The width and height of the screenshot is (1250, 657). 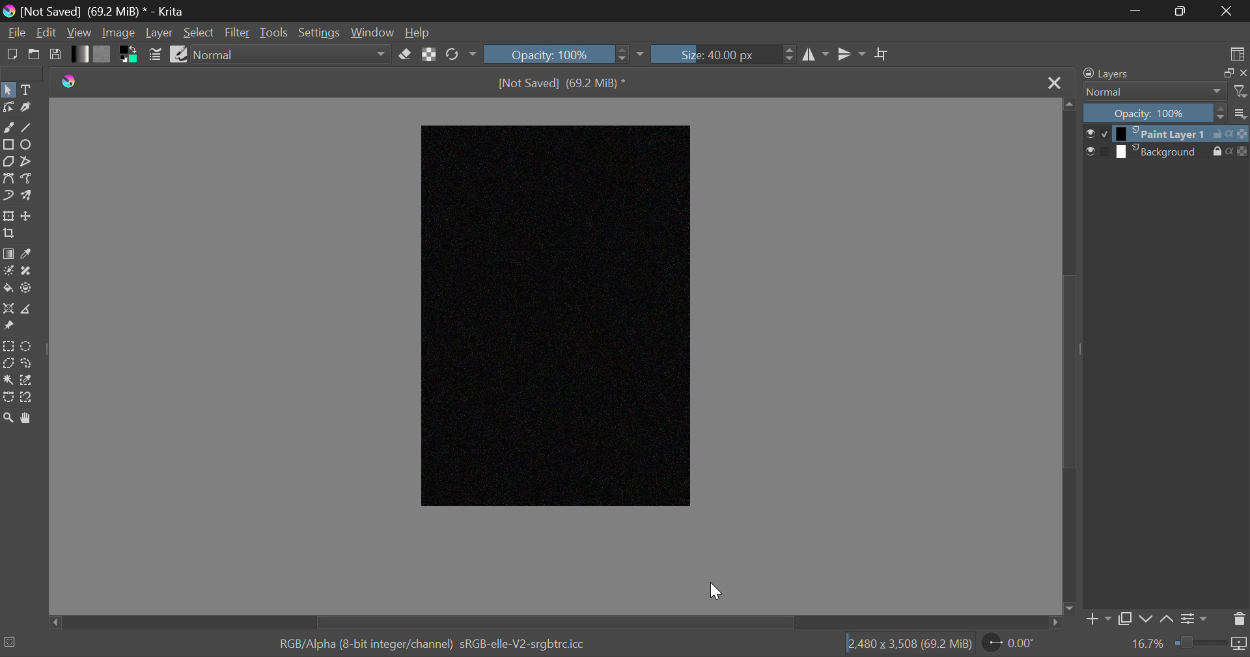 I want to click on Similar Color Selector, so click(x=28, y=382).